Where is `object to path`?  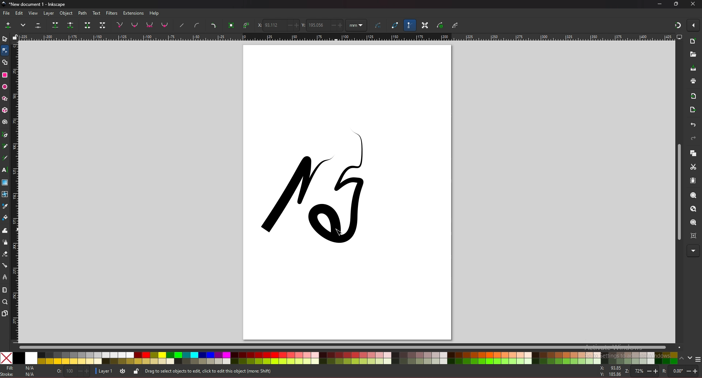
object to path is located at coordinates (232, 26).